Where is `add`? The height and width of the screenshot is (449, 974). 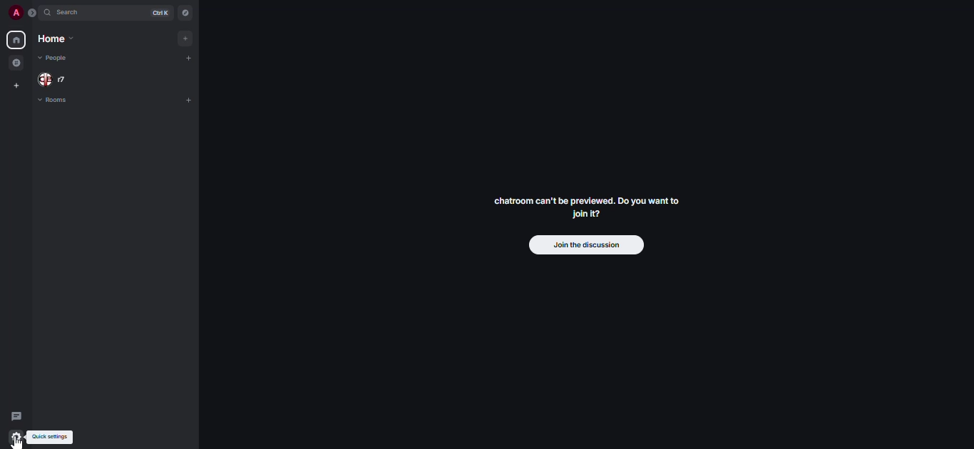 add is located at coordinates (189, 58).